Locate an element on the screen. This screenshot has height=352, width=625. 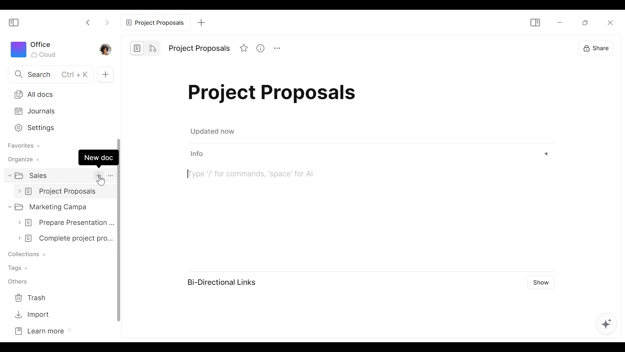
Click to go back is located at coordinates (88, 22).